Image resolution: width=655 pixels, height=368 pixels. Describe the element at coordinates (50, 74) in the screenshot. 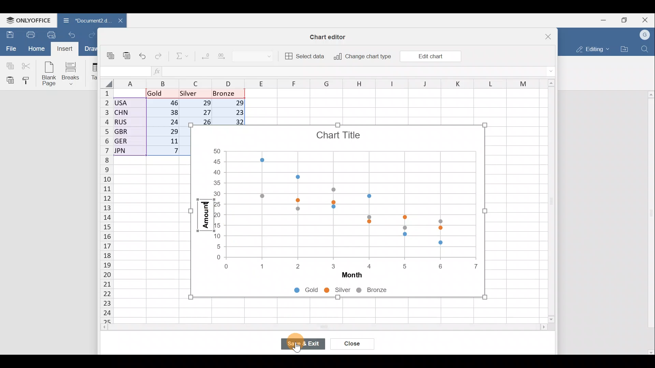

I see `Blank page` at that location.